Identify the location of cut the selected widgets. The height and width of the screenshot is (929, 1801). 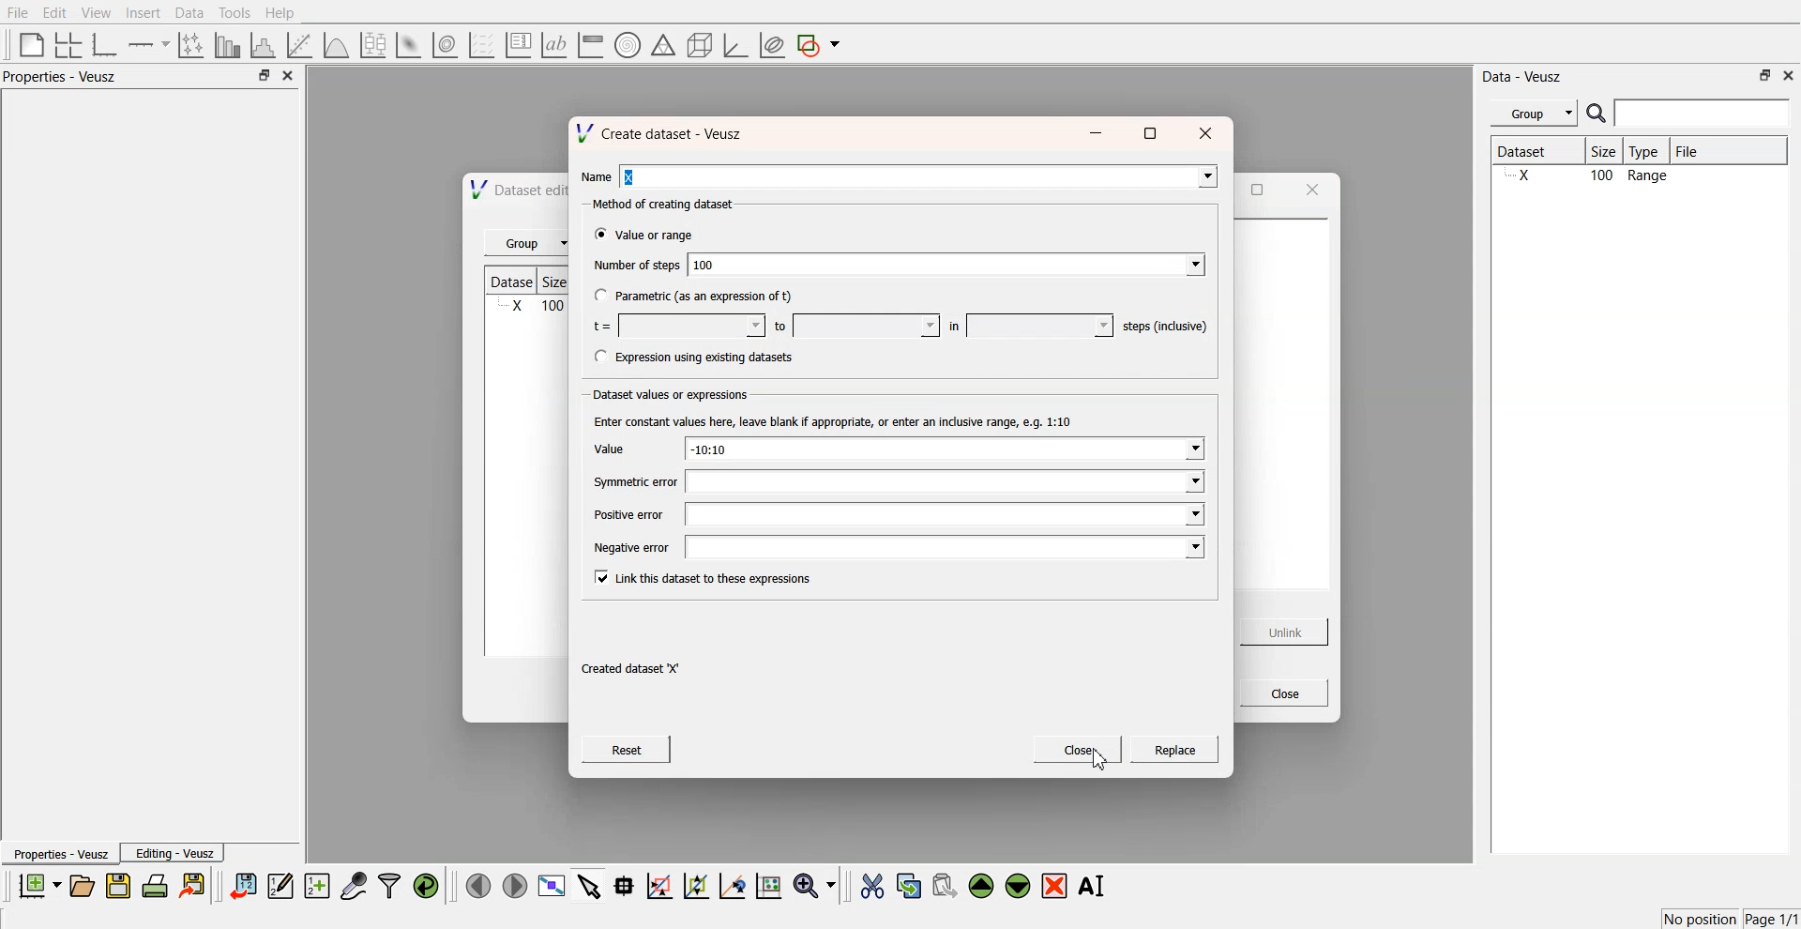
(870, 887).